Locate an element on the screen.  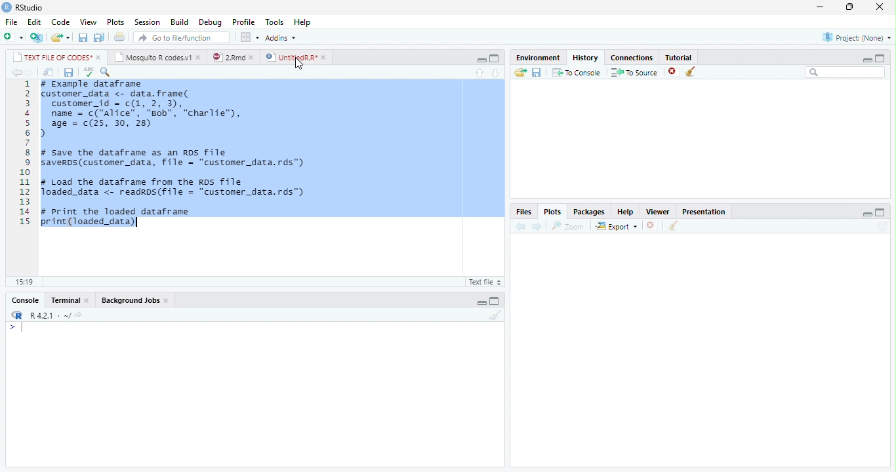
Console is located at coordinates (26, 300).